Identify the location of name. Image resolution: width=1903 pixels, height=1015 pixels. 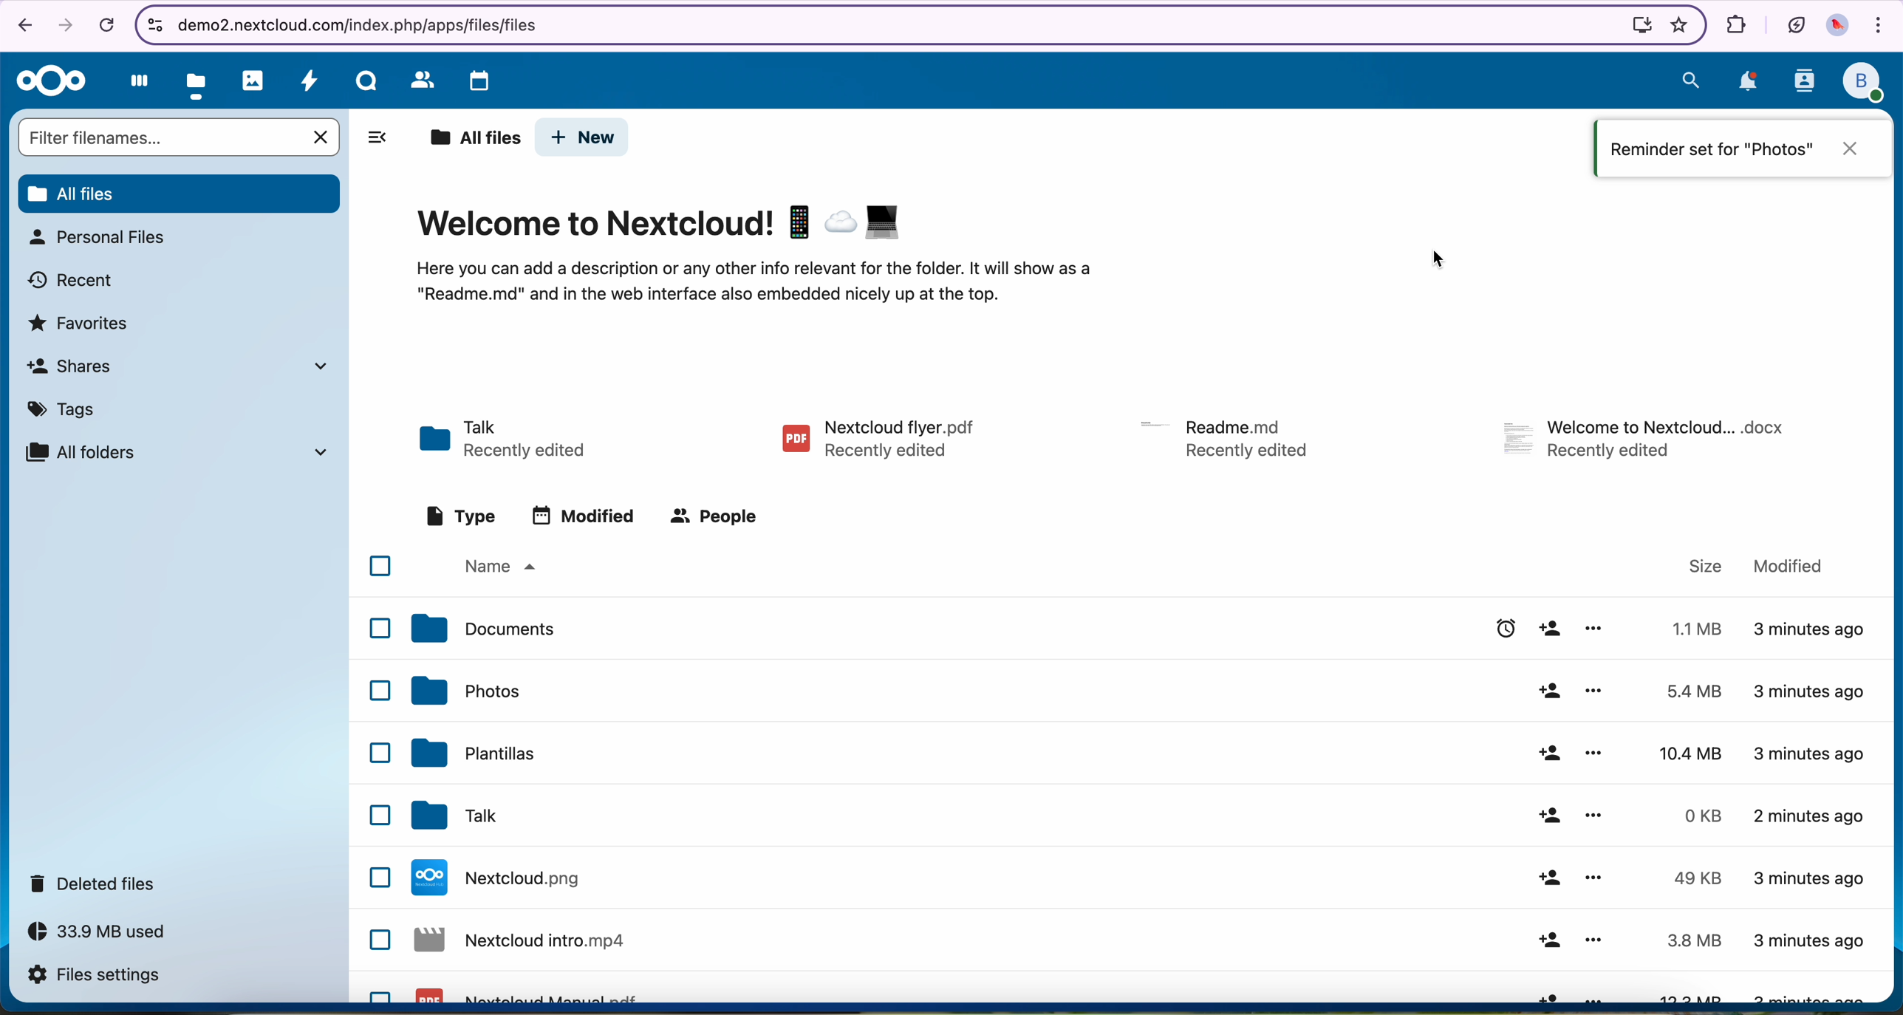
(508, 567).